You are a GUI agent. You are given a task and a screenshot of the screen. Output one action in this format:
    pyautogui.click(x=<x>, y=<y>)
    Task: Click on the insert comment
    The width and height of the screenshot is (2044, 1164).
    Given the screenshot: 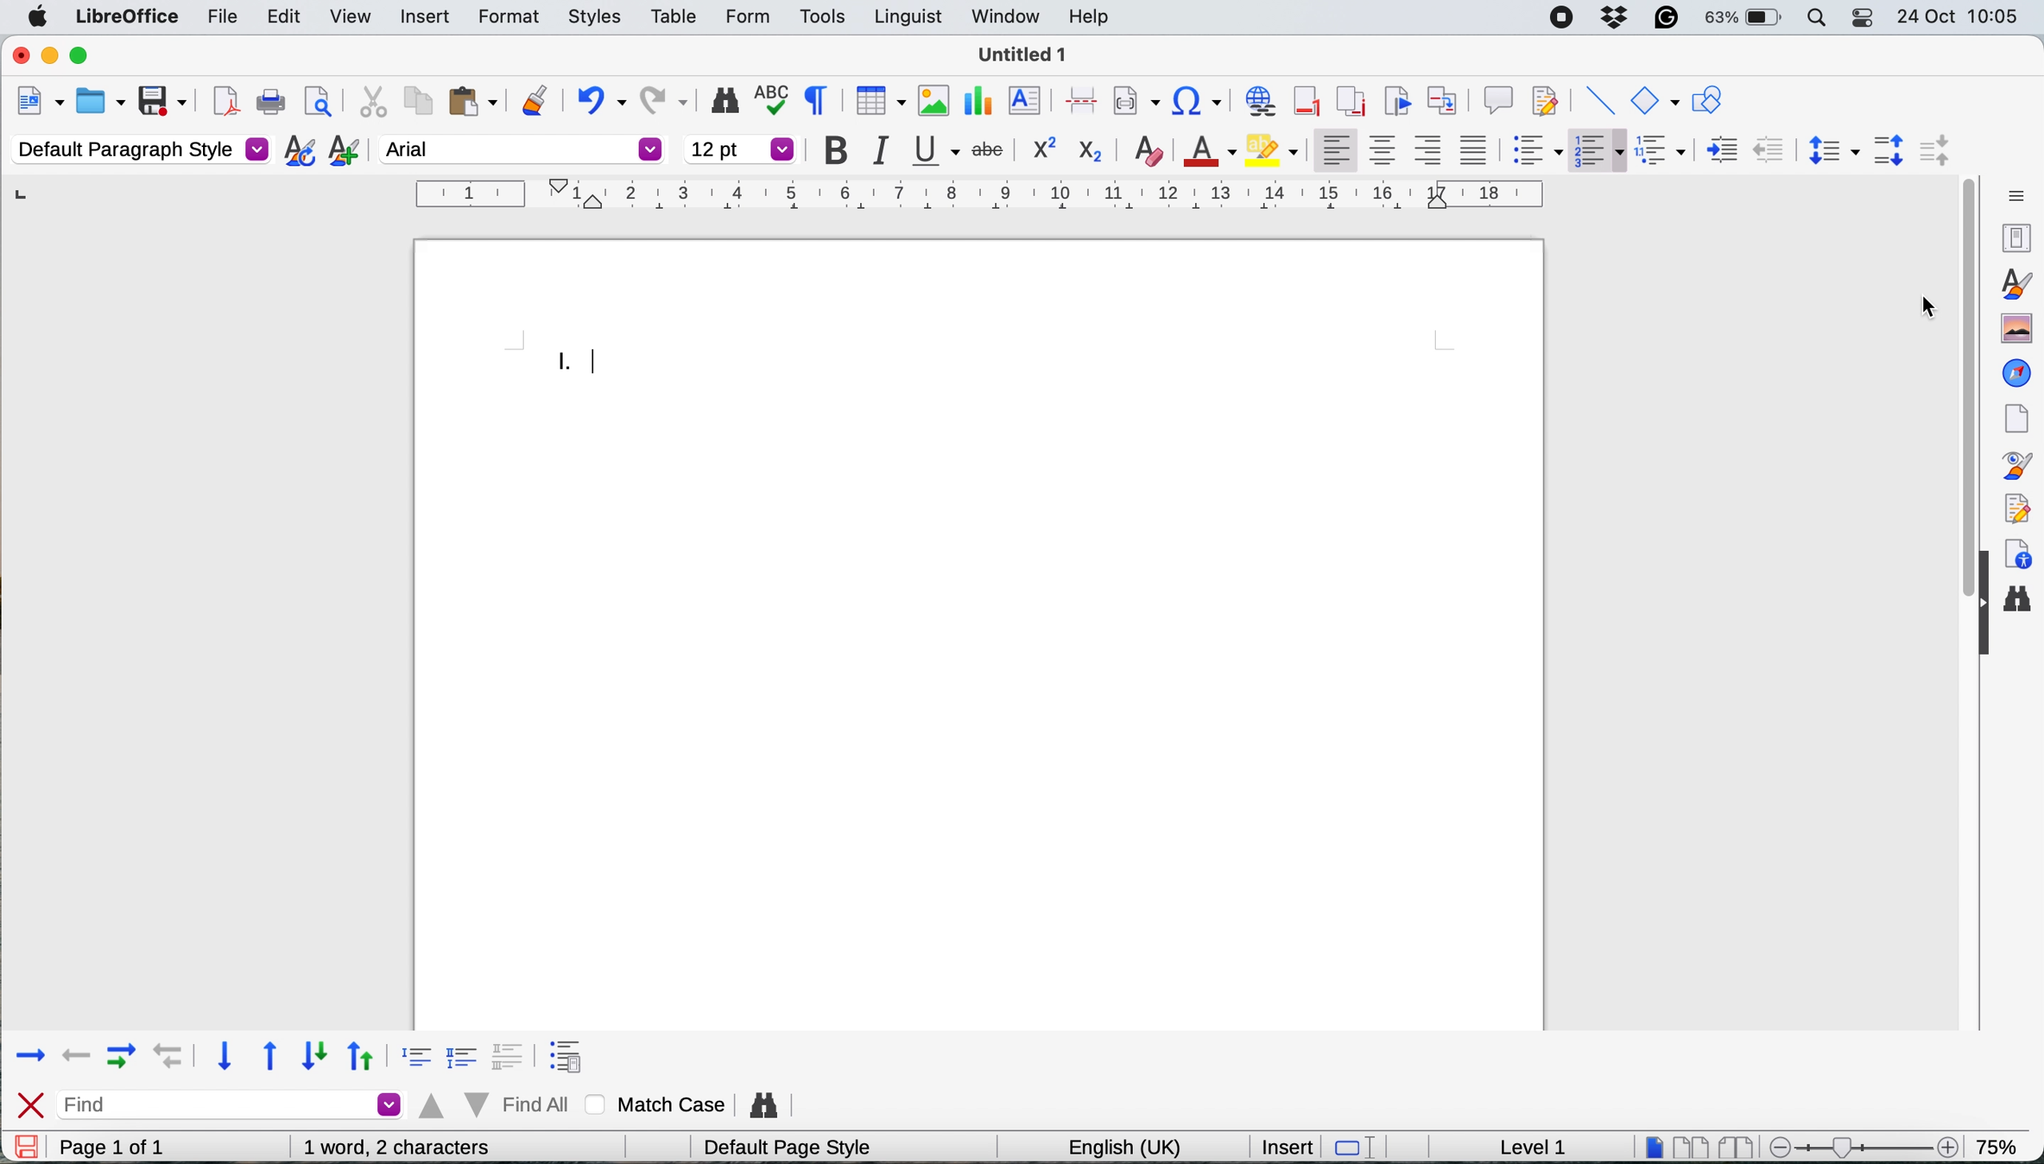 What is the action you would take?
    pyautogui.click(x=1498, y=98)
    